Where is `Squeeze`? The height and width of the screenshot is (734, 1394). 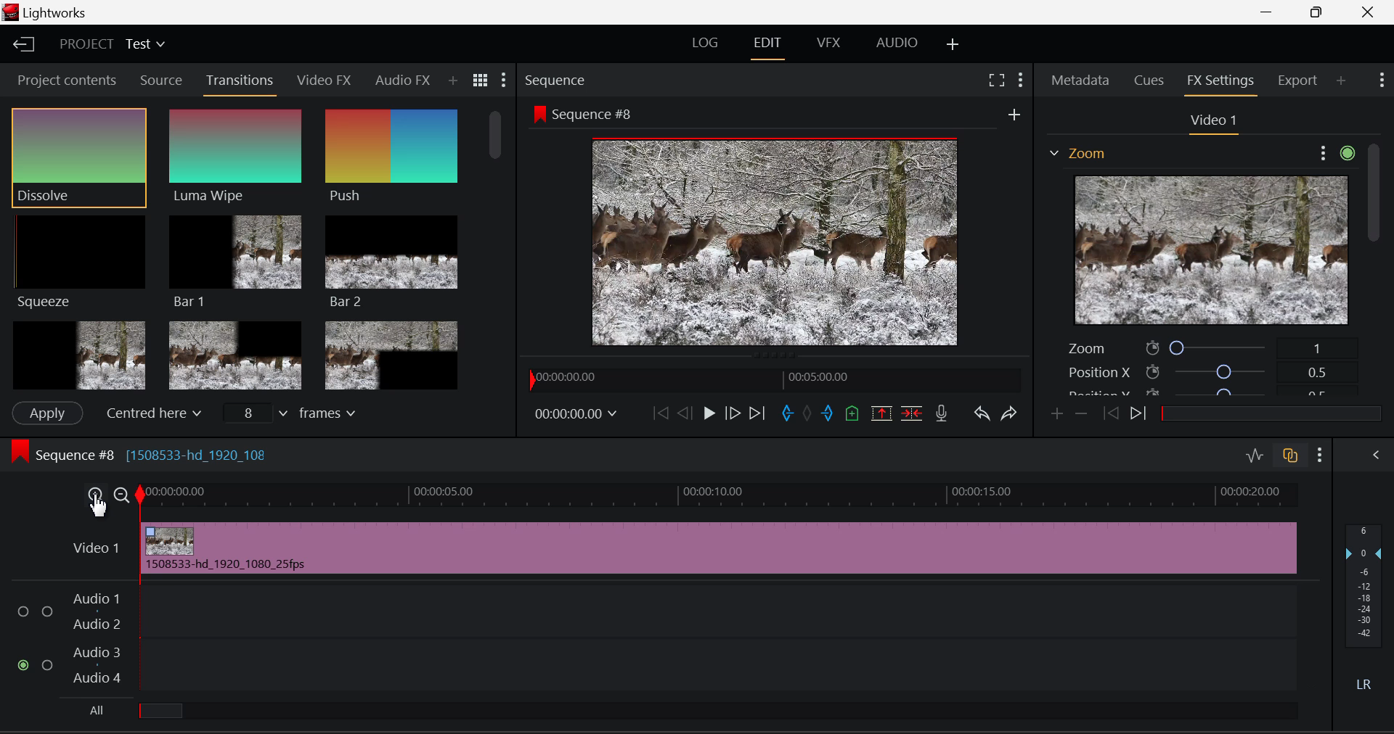
Squeeze is located at coordinates (78, 262).